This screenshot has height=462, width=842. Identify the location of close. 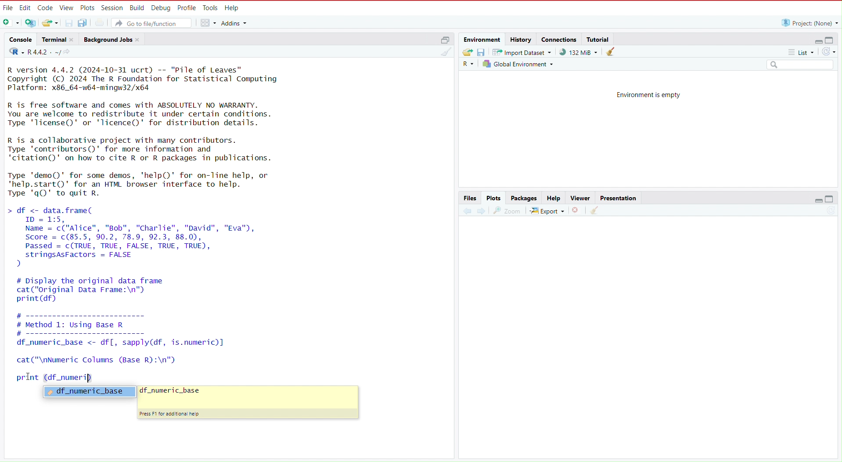
(140, 39).